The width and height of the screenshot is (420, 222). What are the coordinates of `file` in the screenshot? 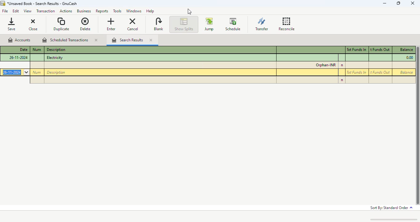 It's located at (5, 11).